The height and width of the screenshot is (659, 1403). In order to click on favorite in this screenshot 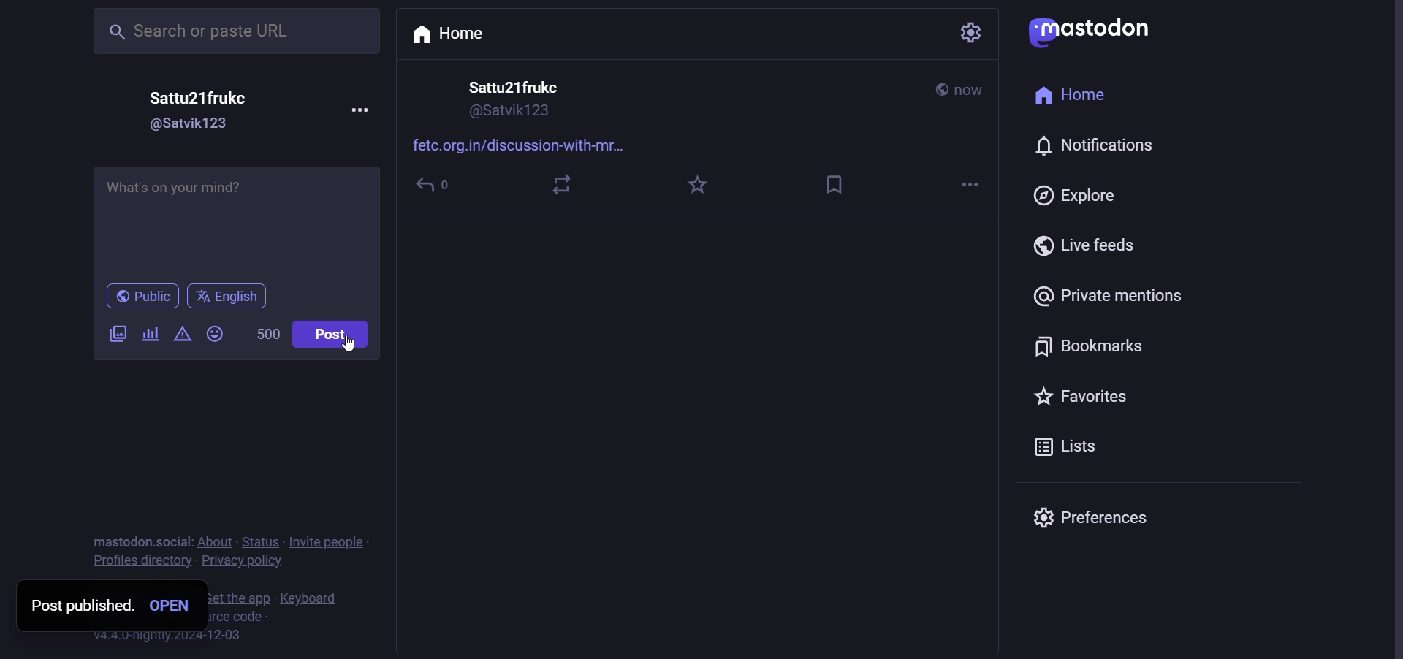, I will do `click(1084, 397)`.